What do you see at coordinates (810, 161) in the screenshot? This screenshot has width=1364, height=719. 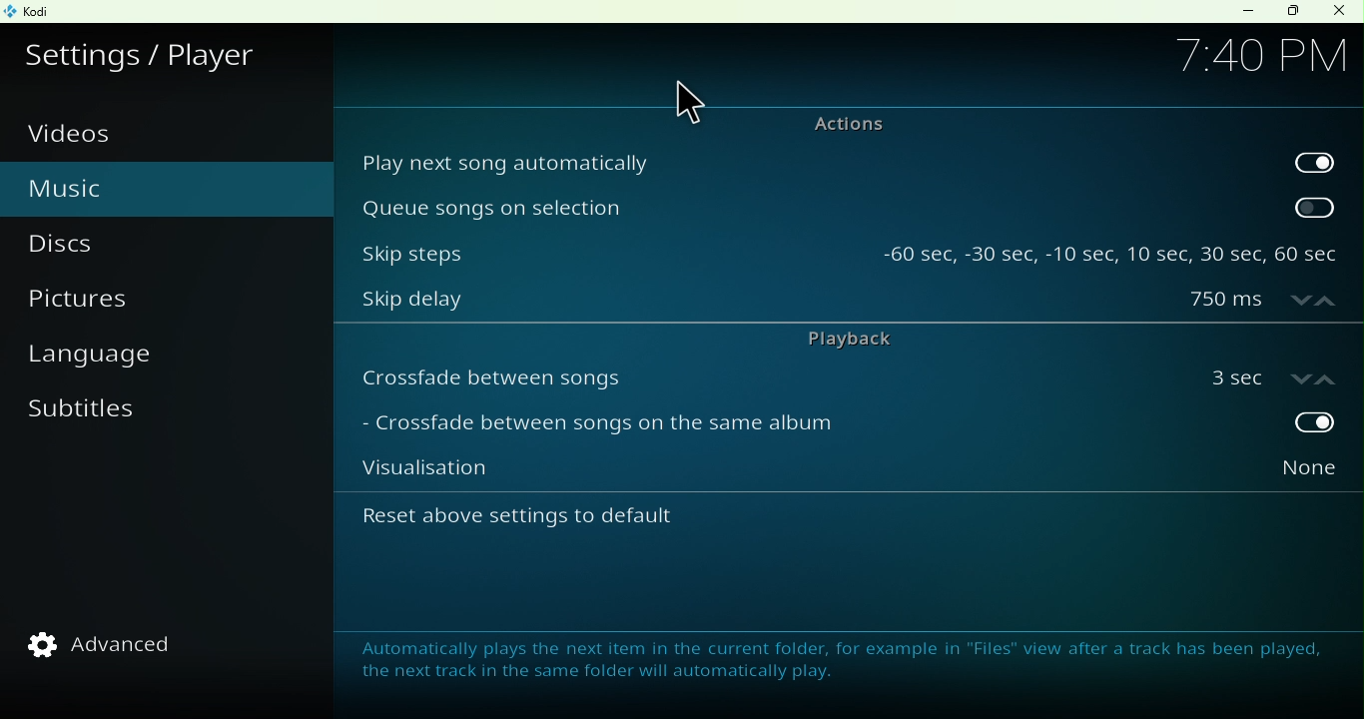 I see `Play next song automatically` at bounding box center [810, 161].